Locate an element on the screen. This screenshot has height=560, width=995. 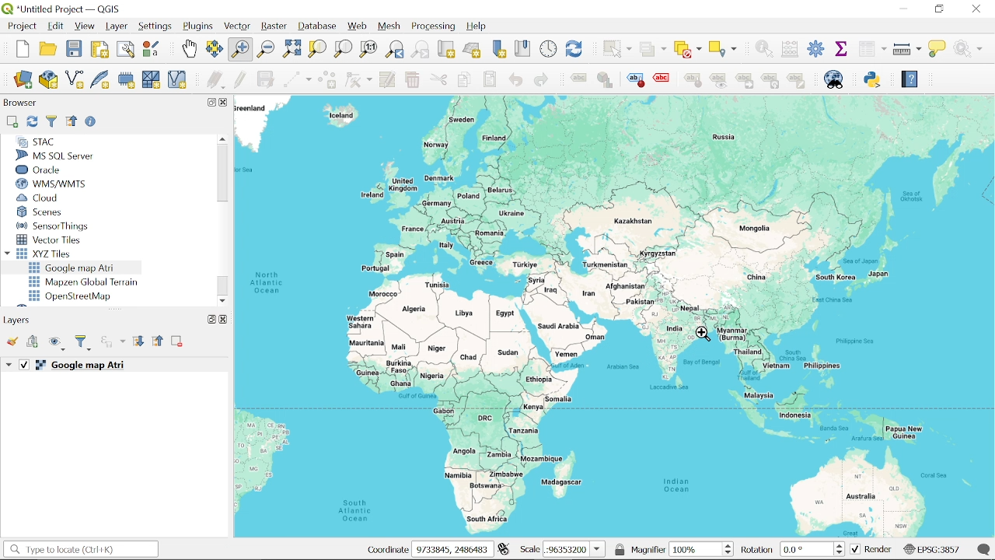
Run feature action is located at coordinates (972, 48).